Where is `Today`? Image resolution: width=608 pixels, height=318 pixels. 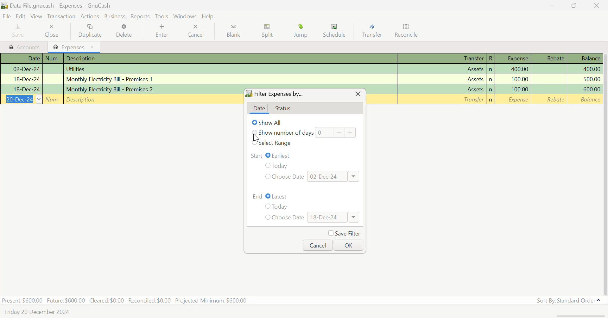
Today is located at coordinates (277, 207).